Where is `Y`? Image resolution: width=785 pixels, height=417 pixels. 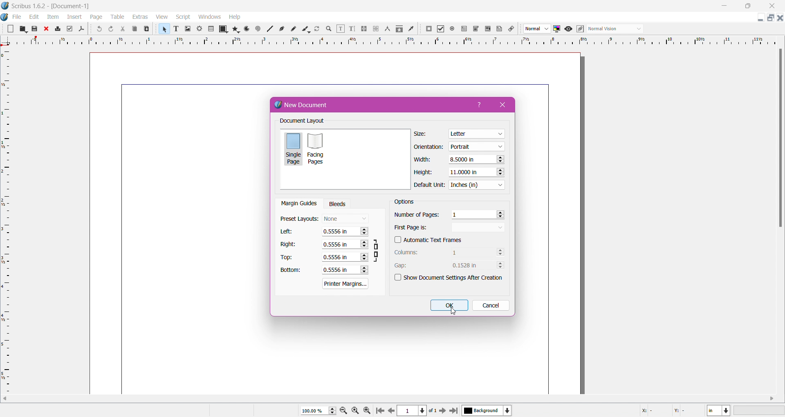 Y is located at coordinates (681, 412).